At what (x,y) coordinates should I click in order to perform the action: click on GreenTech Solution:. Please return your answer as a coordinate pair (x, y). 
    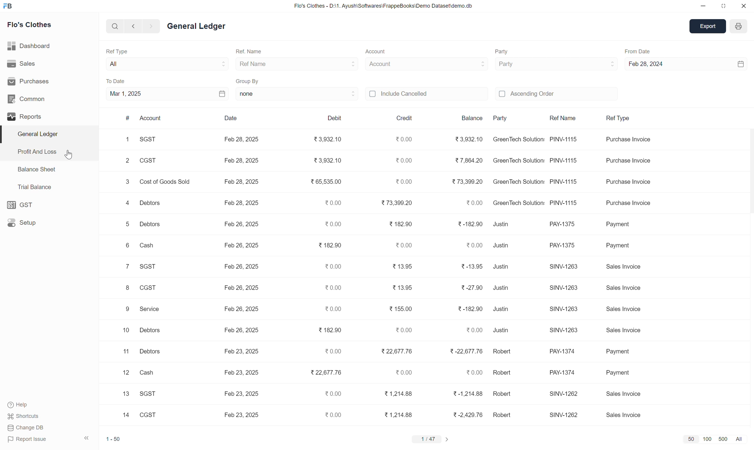
    Looking at the image, I should click on (517, 139).